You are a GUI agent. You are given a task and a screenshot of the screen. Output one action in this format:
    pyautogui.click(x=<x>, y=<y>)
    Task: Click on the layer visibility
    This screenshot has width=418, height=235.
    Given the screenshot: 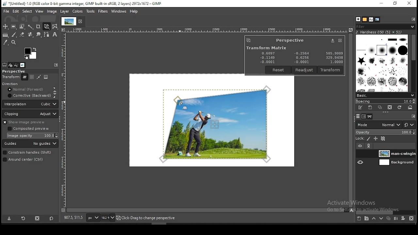 What is the action you would take?
    pyautogui.click(x=360, y=146)
    